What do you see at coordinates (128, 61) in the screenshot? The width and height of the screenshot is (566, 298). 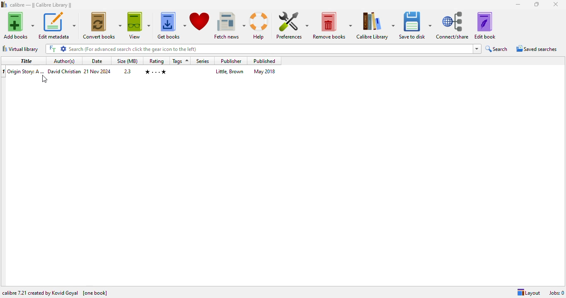 I see `size (MB)` at bounding box center [128, 61].